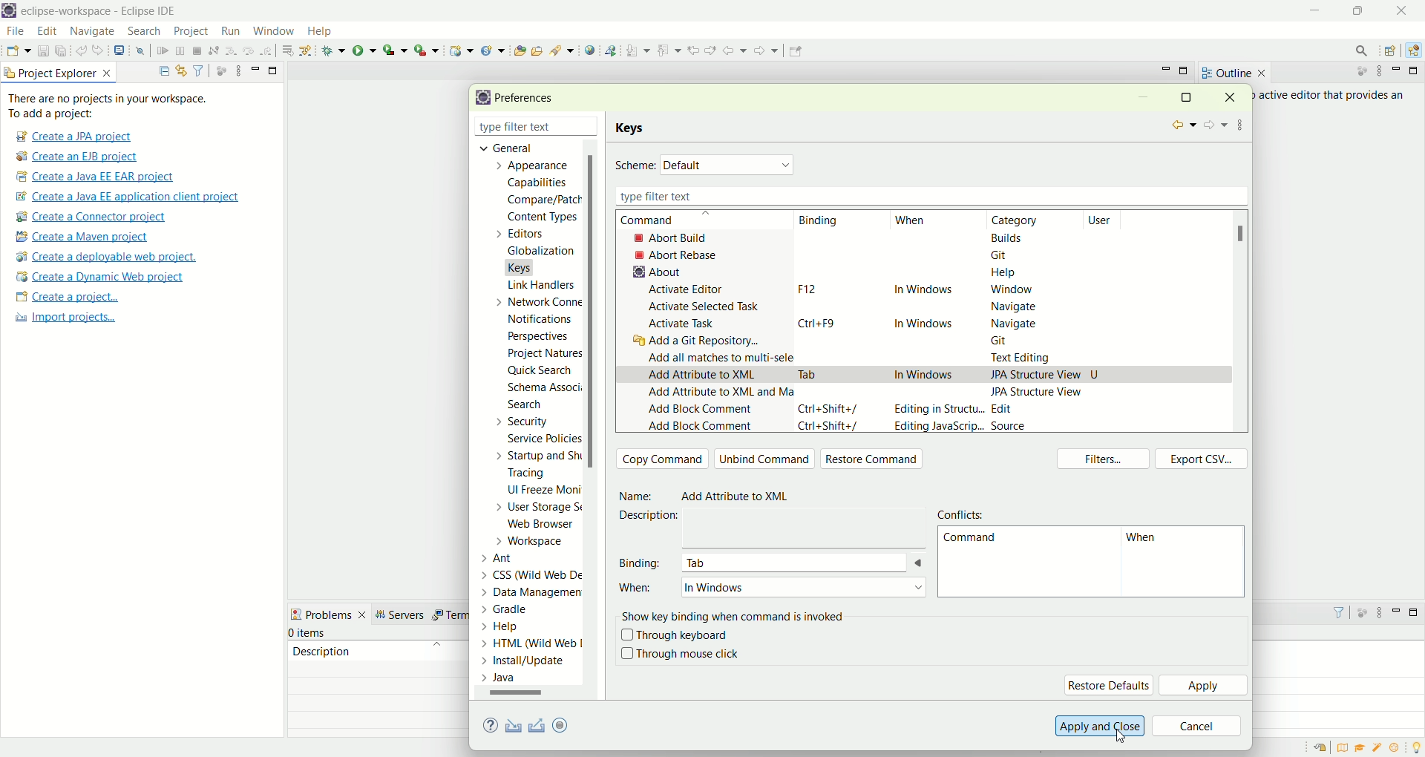 Image resolution: width=1425 pixels, height=757 pixels. What do you see at coordinates (1317, 11) in the screenshot?
I see `minimize` at bounding box center [1317, 11].